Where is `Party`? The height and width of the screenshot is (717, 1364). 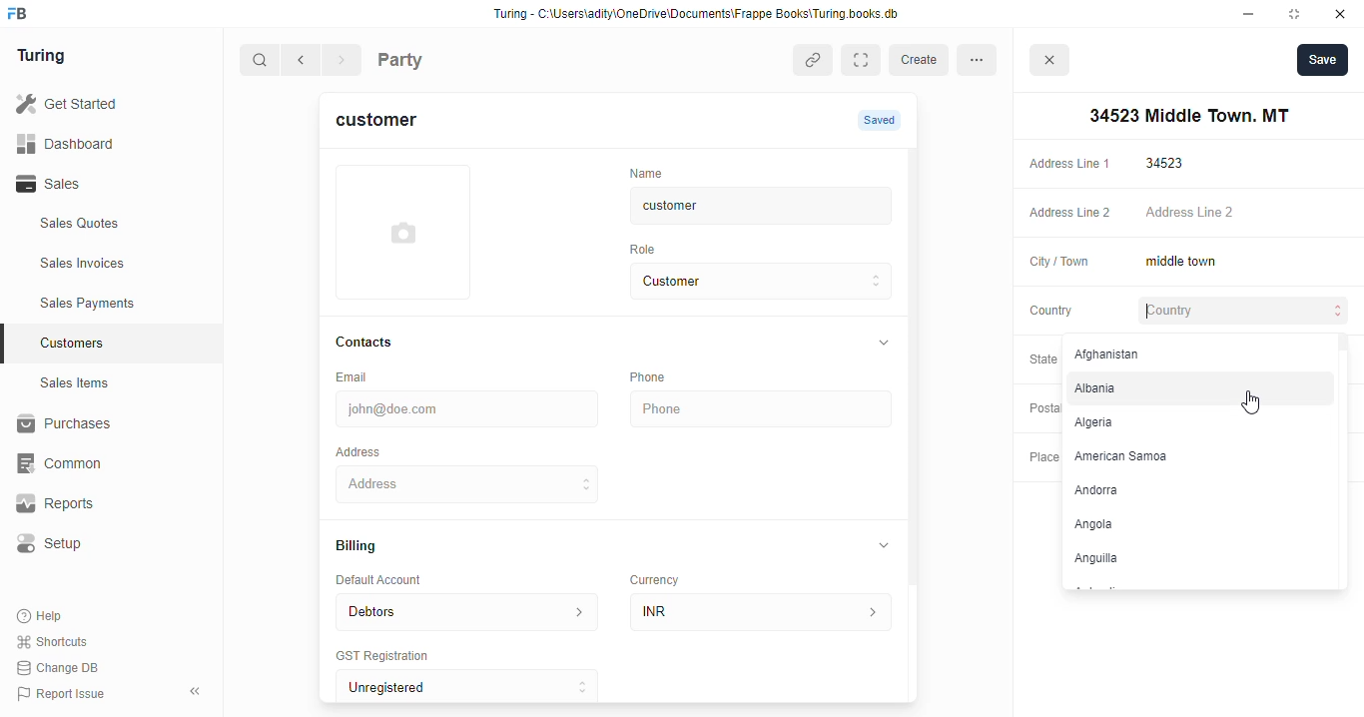 Party is located at coordinates (441, 58).